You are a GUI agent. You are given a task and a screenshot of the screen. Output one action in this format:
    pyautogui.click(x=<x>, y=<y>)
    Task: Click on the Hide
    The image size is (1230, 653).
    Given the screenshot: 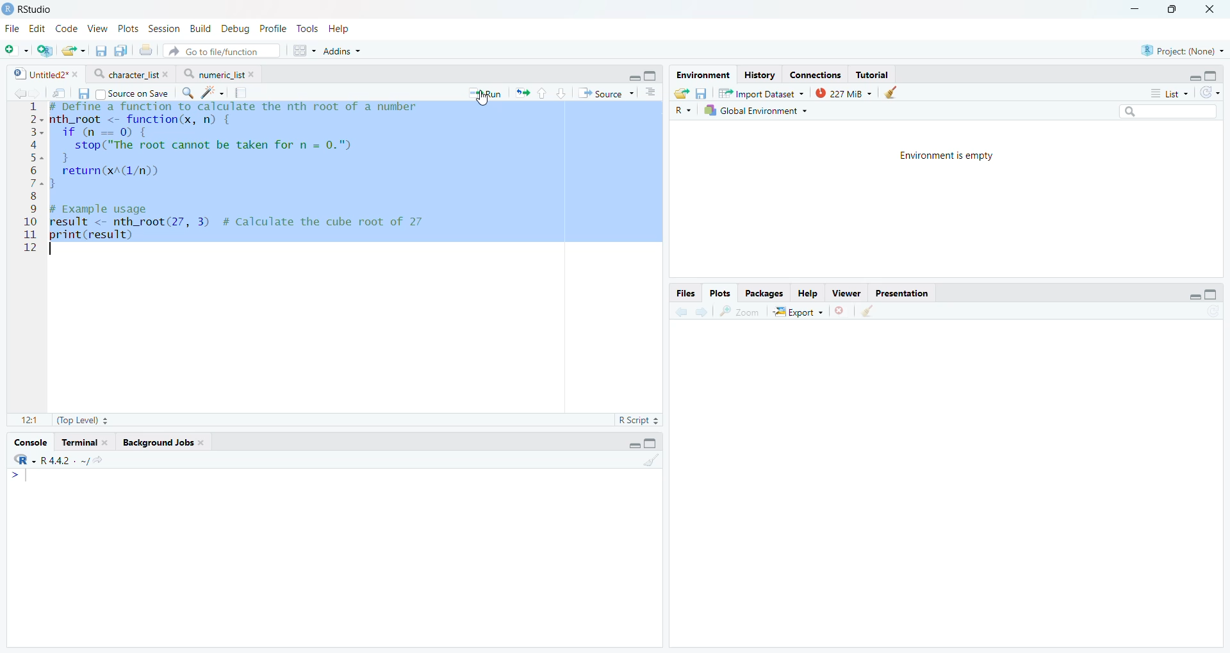 What is the action you would take?
    pyautogui.click(x=1195, y=294)
    